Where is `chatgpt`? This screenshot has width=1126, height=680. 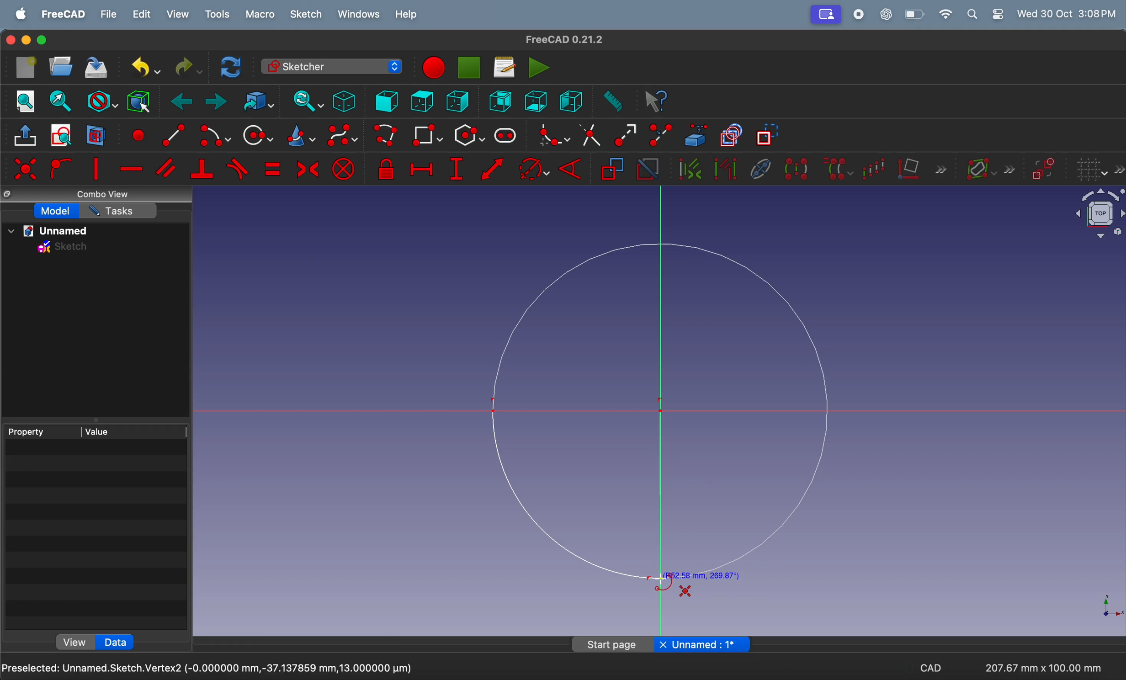
chatgpt is located at coordinates (887, 14).